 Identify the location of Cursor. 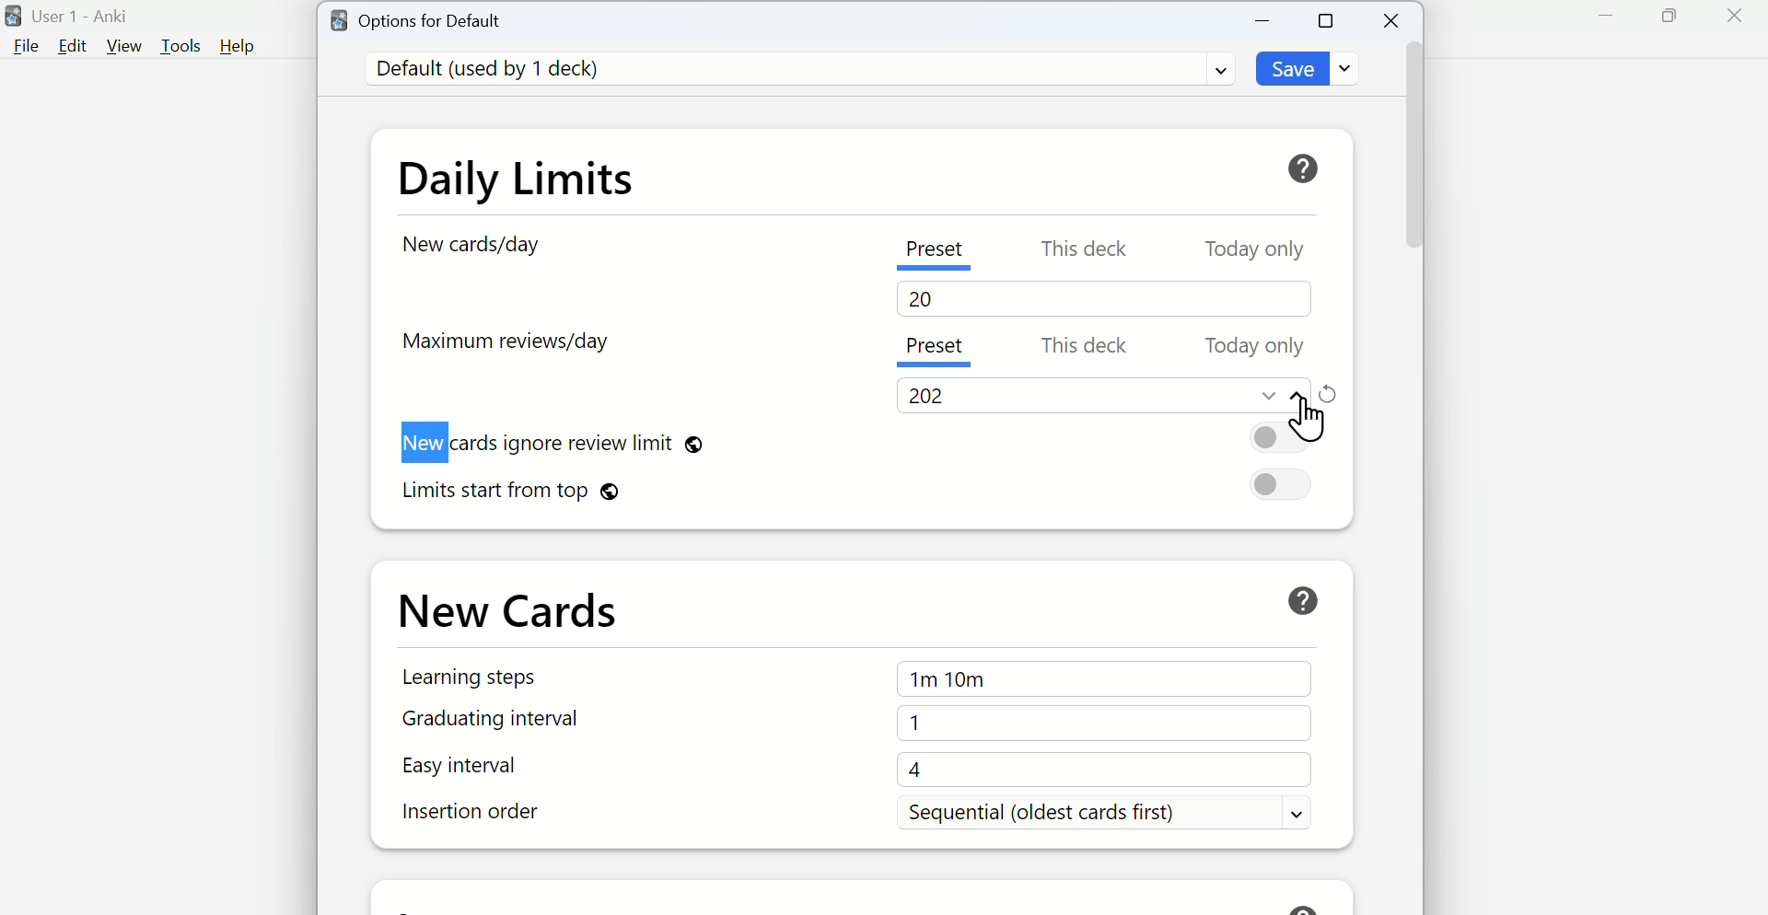
(1308, 420).